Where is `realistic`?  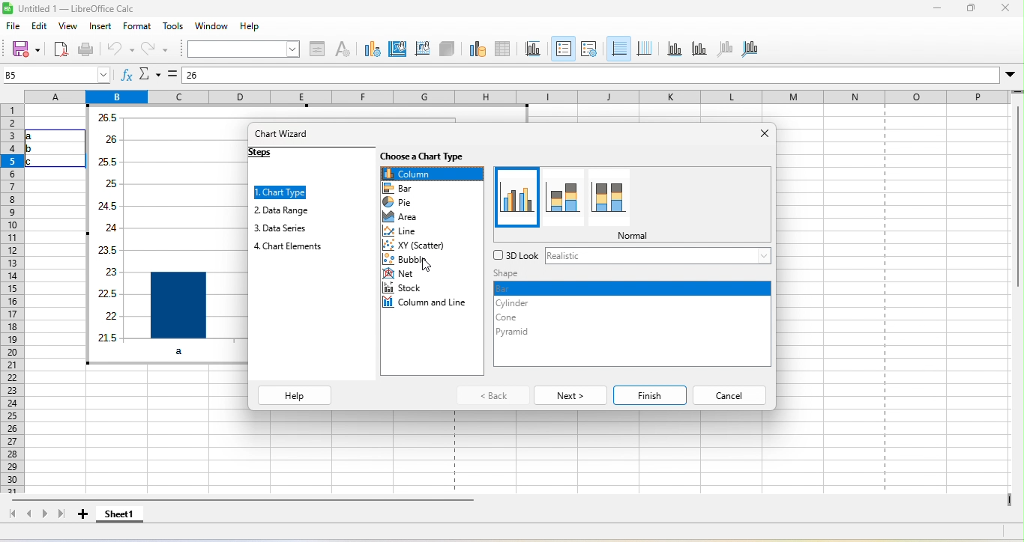 realistic is located at coordinates (657, 258).